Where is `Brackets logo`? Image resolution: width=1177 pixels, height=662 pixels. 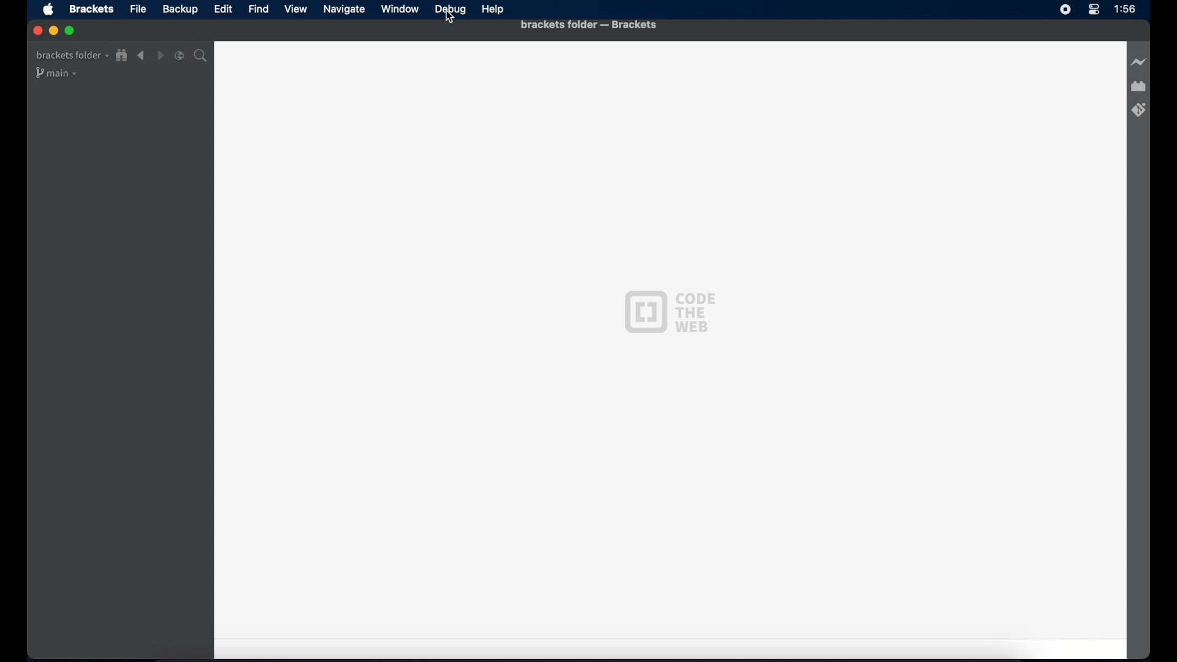 Brackets logo is located at coordinates (643, 311).